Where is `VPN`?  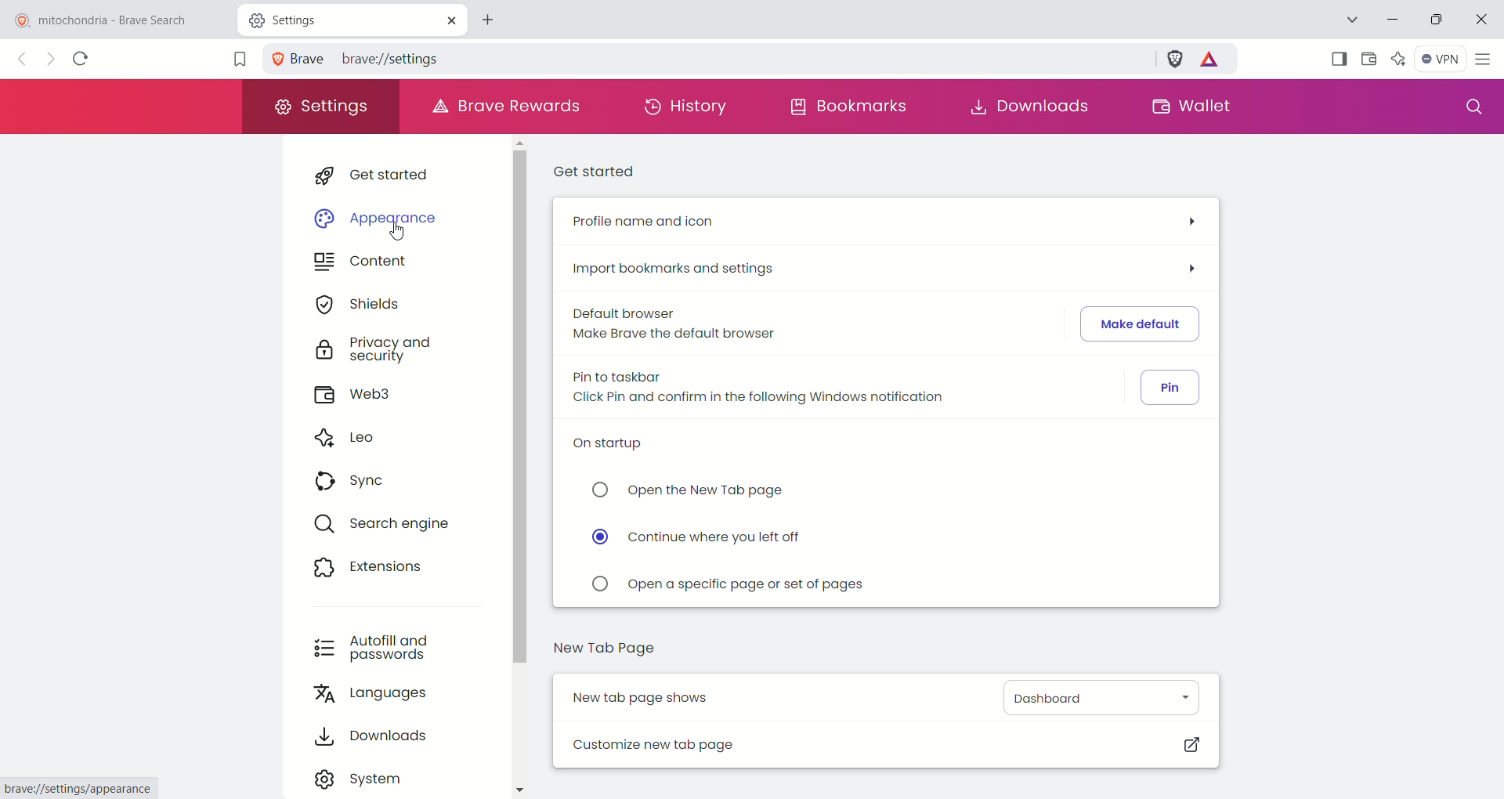 VPN is located at coordinates (1440, 58).